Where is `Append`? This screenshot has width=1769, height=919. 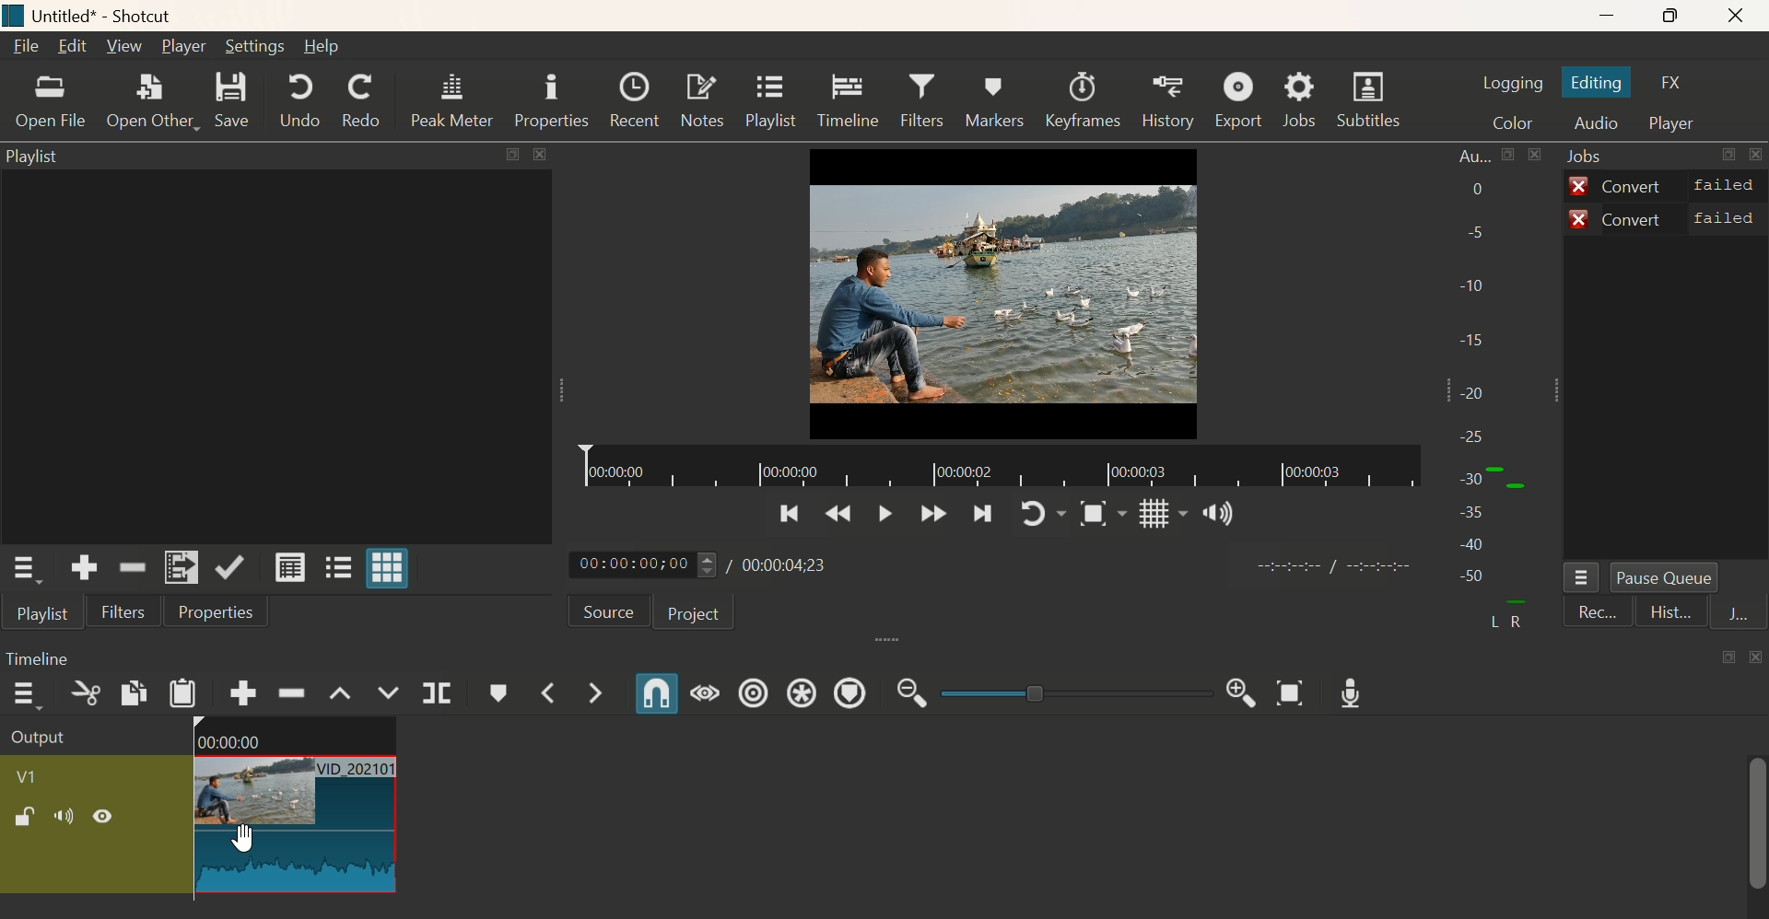
Append is located at coordinates (241, 692).